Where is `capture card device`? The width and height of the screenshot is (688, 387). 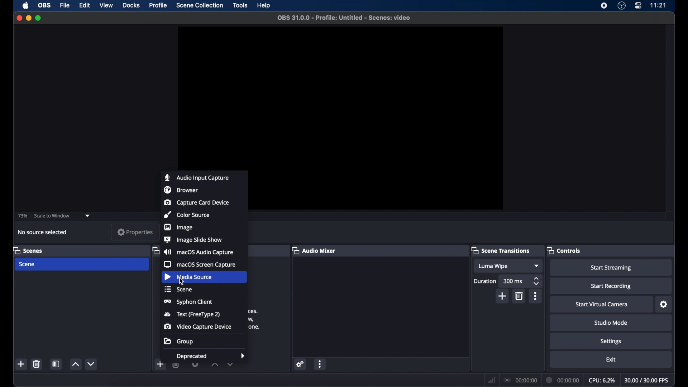
capture card device is located at coordinates (196, 202).